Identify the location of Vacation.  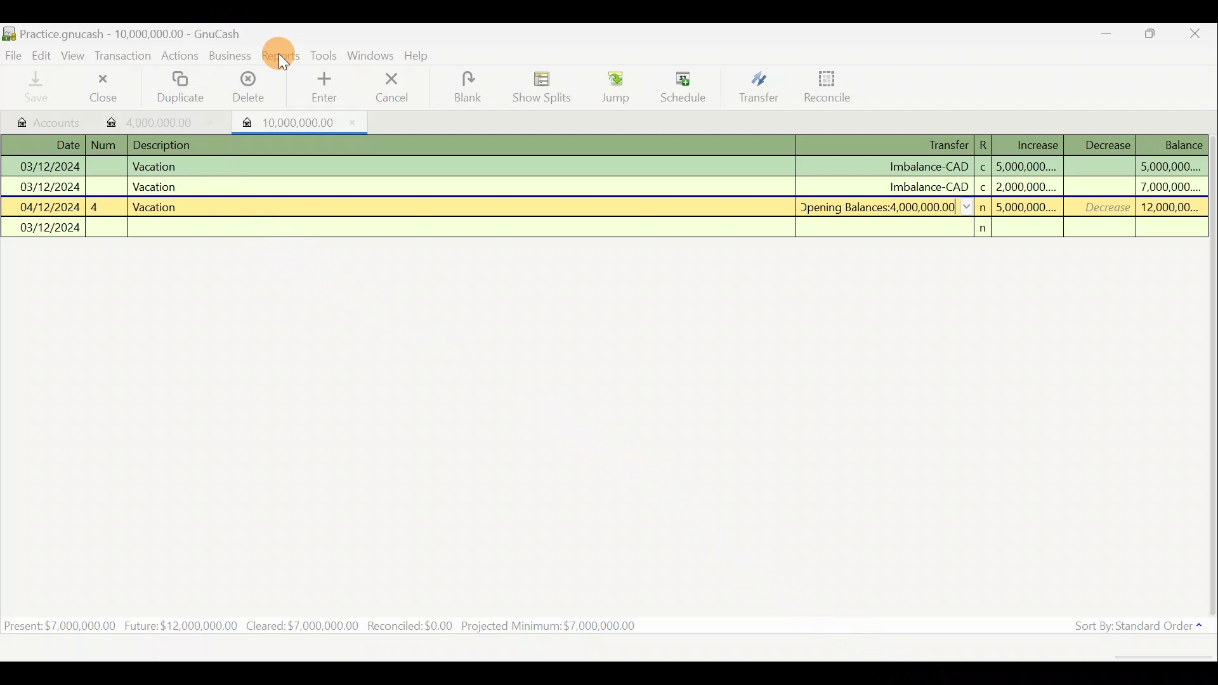
(155, 166).